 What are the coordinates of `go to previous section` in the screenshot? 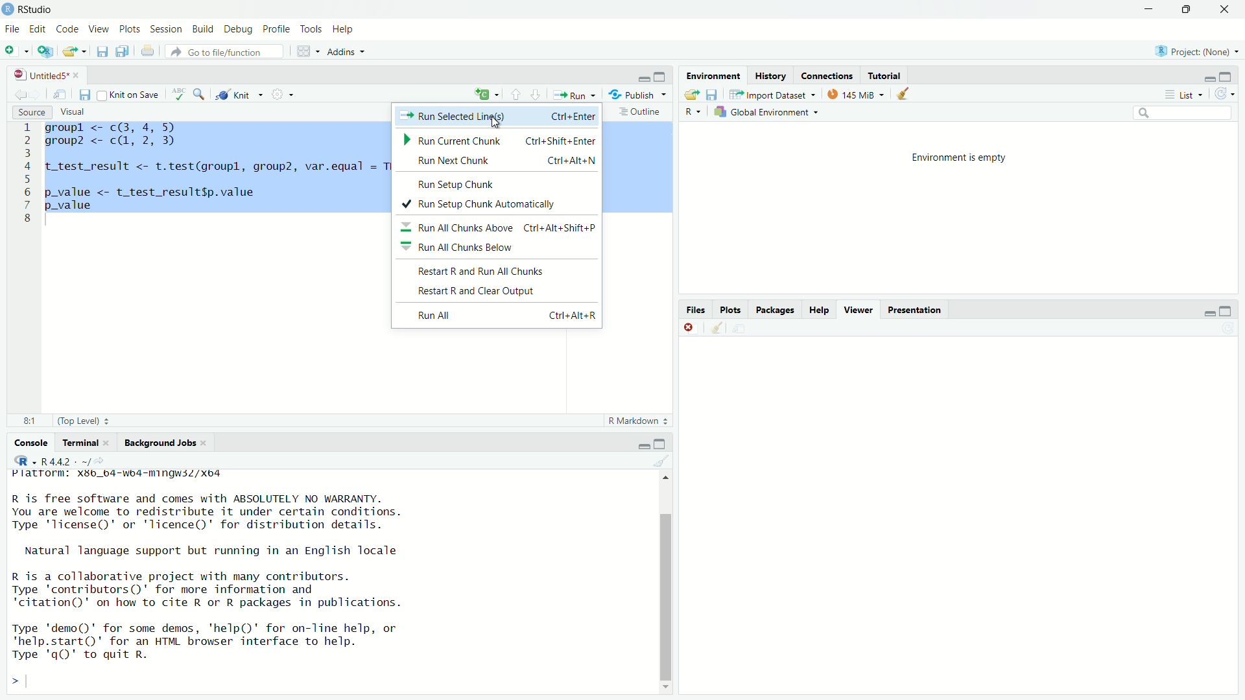 It's located at (516, 93).